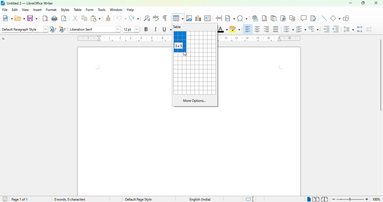 This screenshot has width=383, height=202. Describe the element at coordinates (38, 10) in the screenshot. I see `insert` at that location.